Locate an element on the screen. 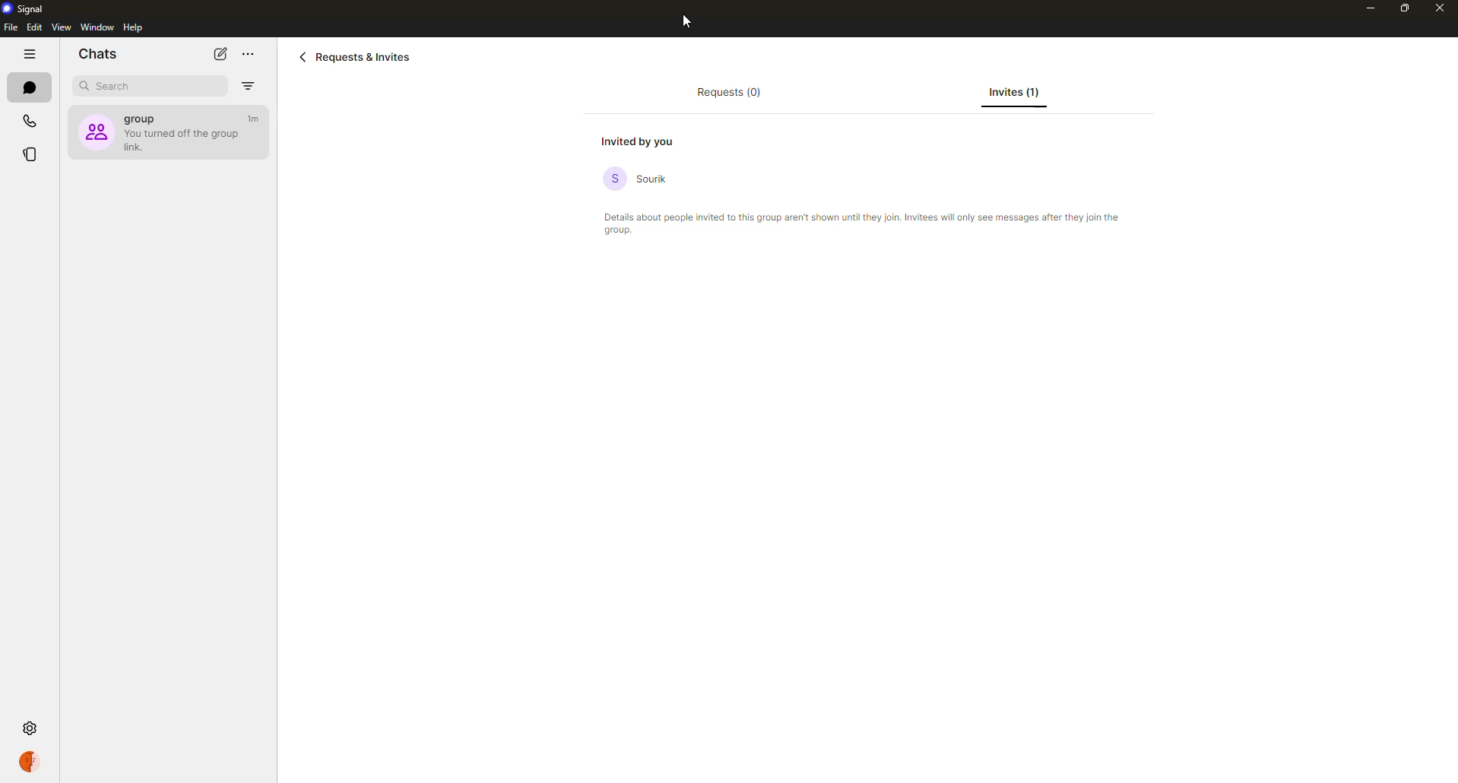 The width and height of the screenshot is (1458, 783). cursor is located at coordinates (684, 24).